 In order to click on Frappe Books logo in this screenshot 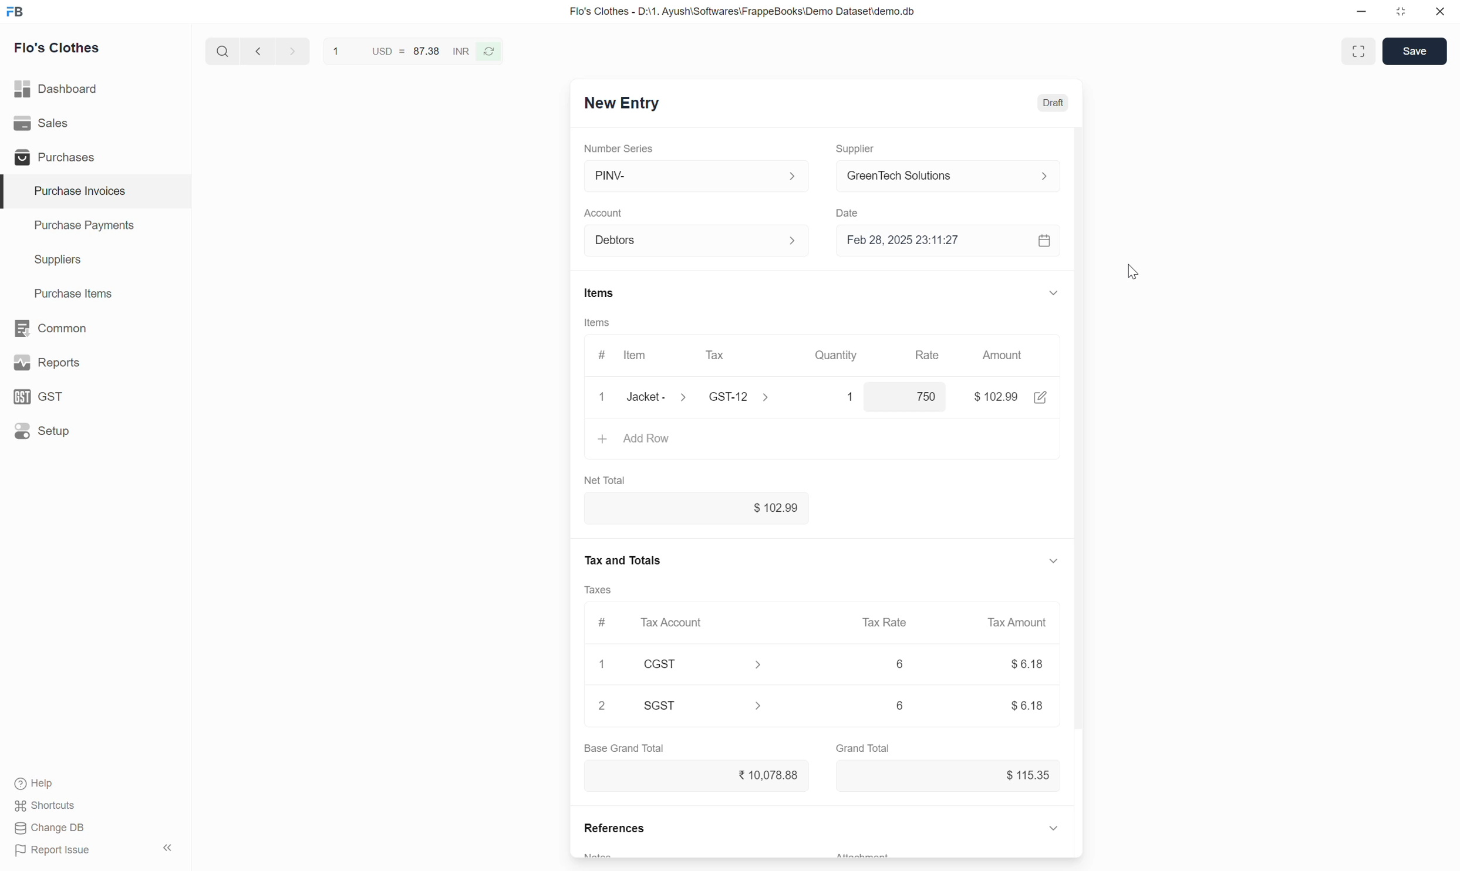, I will do `click(14, 12)`.